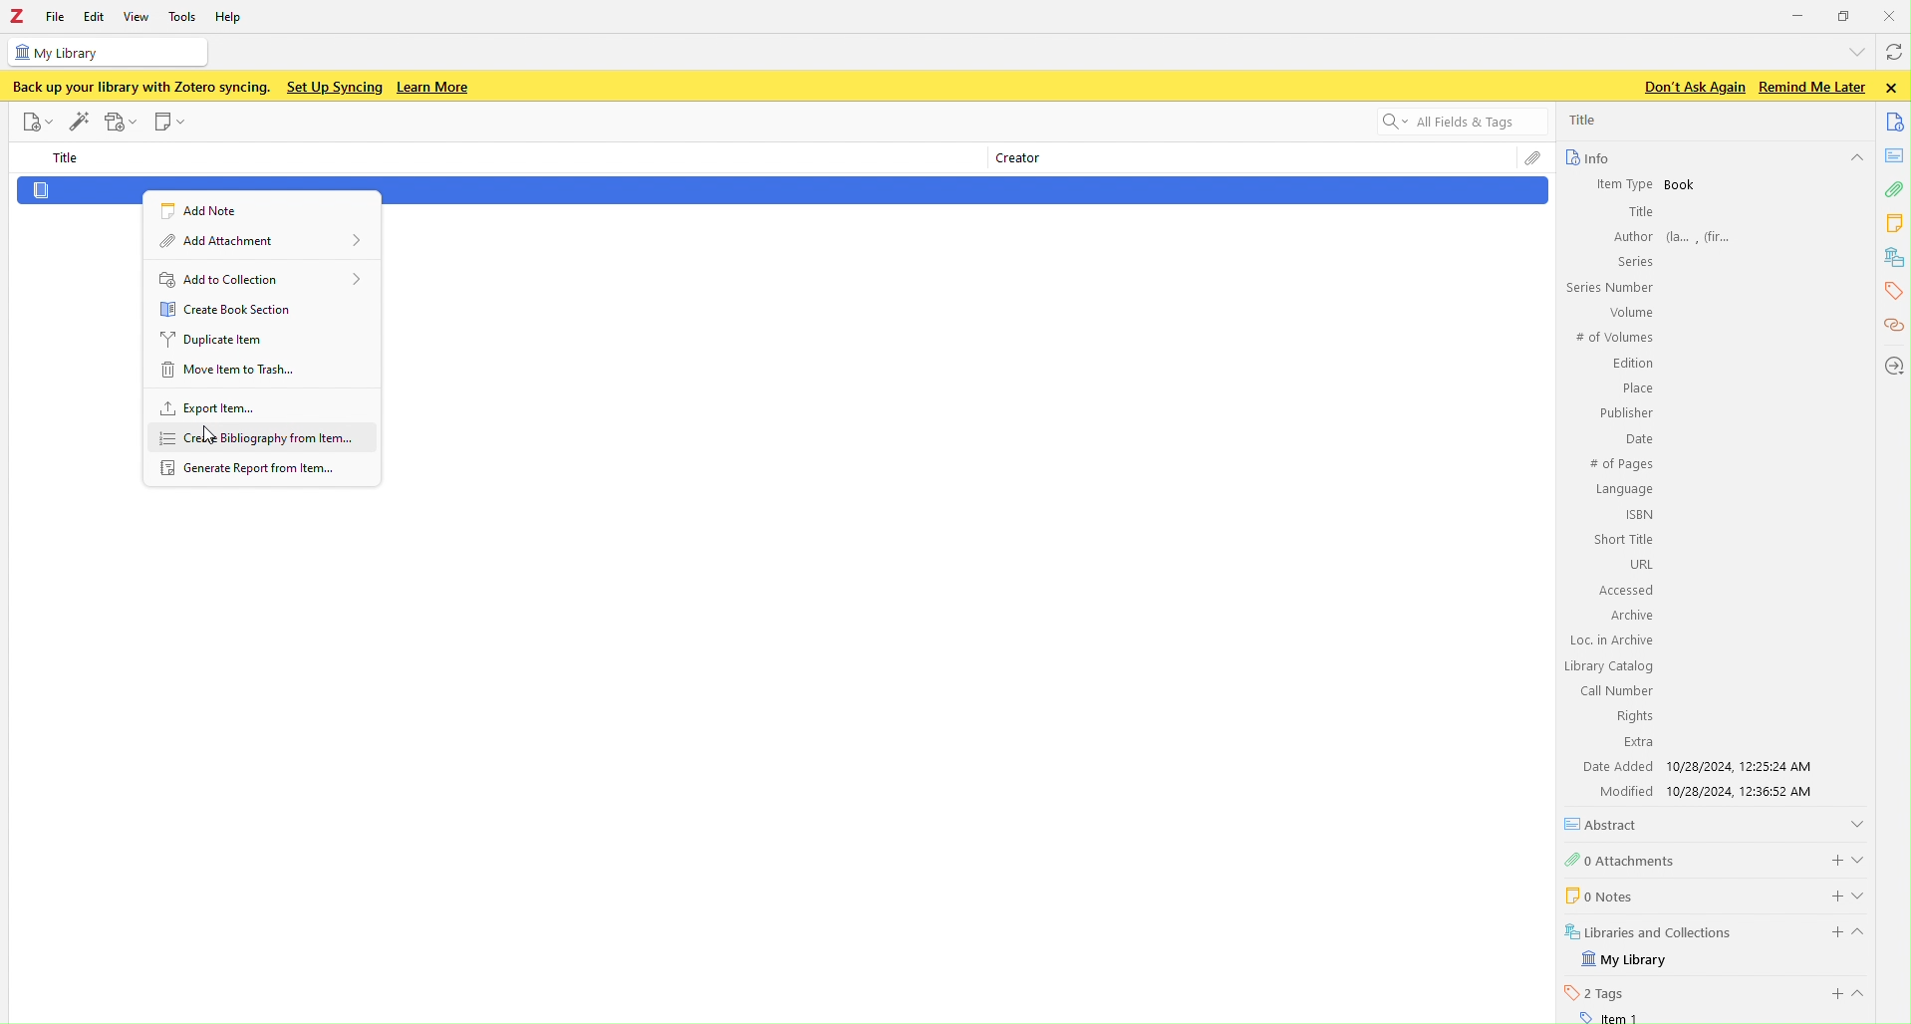 The height and width of the screenshot is (1024, 1911). I want to click on show, so click(1862, 857).